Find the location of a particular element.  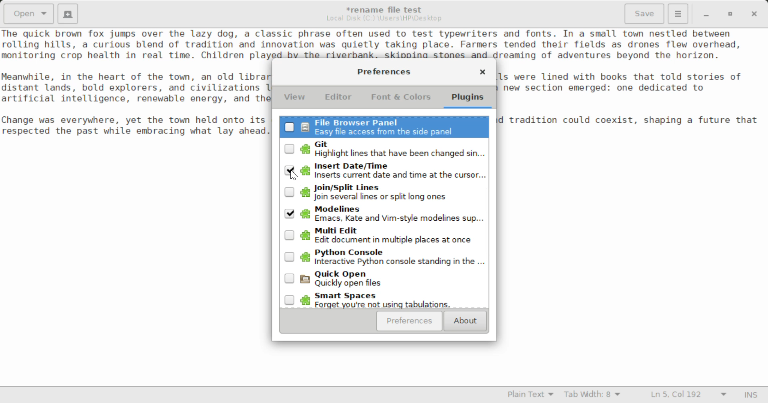

Menu is located at coordinates (678, 13).